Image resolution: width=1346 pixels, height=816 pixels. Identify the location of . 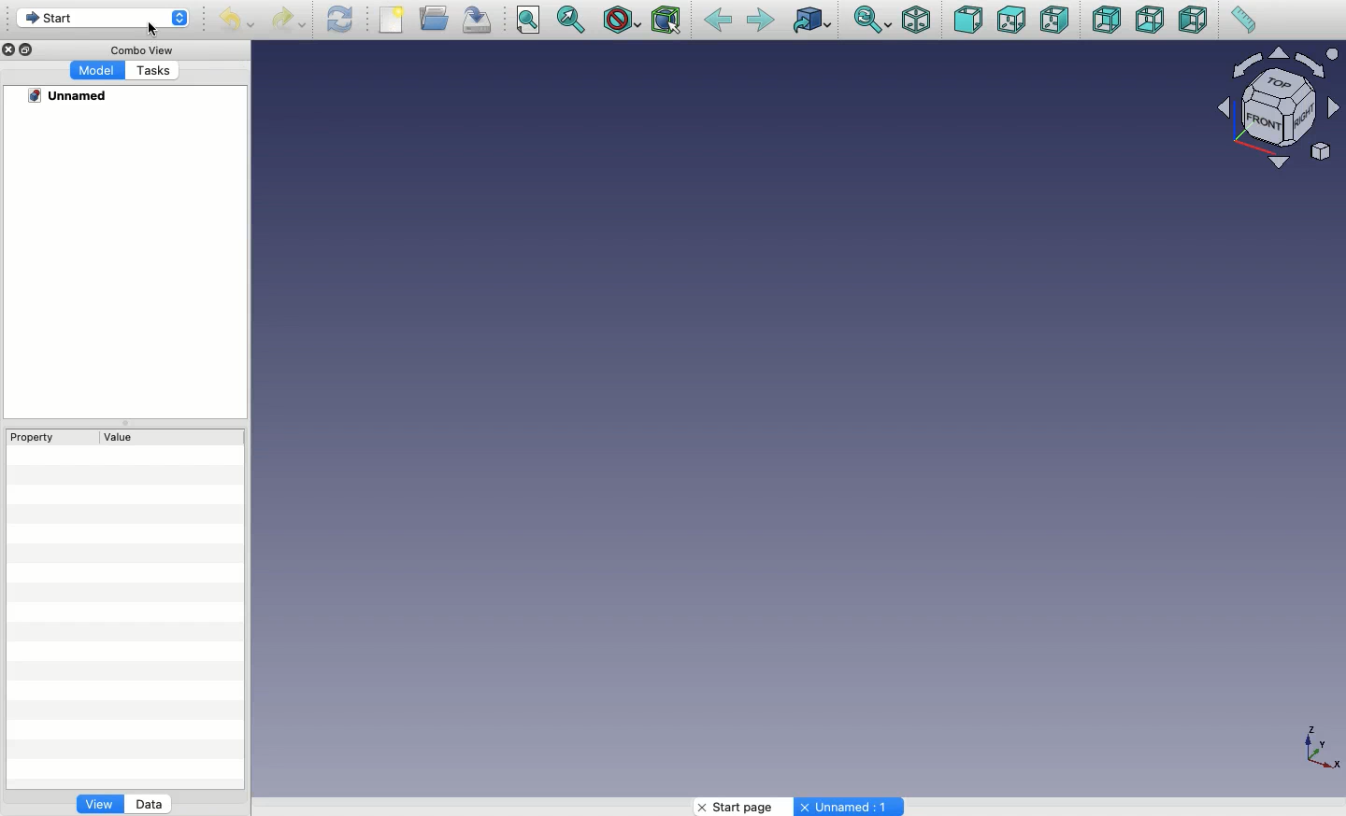
(731, 418).